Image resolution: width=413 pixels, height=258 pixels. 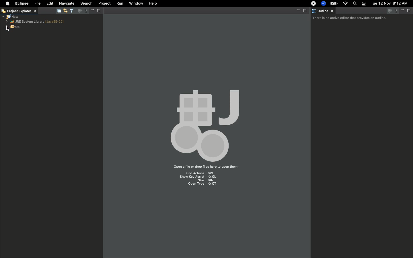 I want to click on Search, so click(x=355, y=4).